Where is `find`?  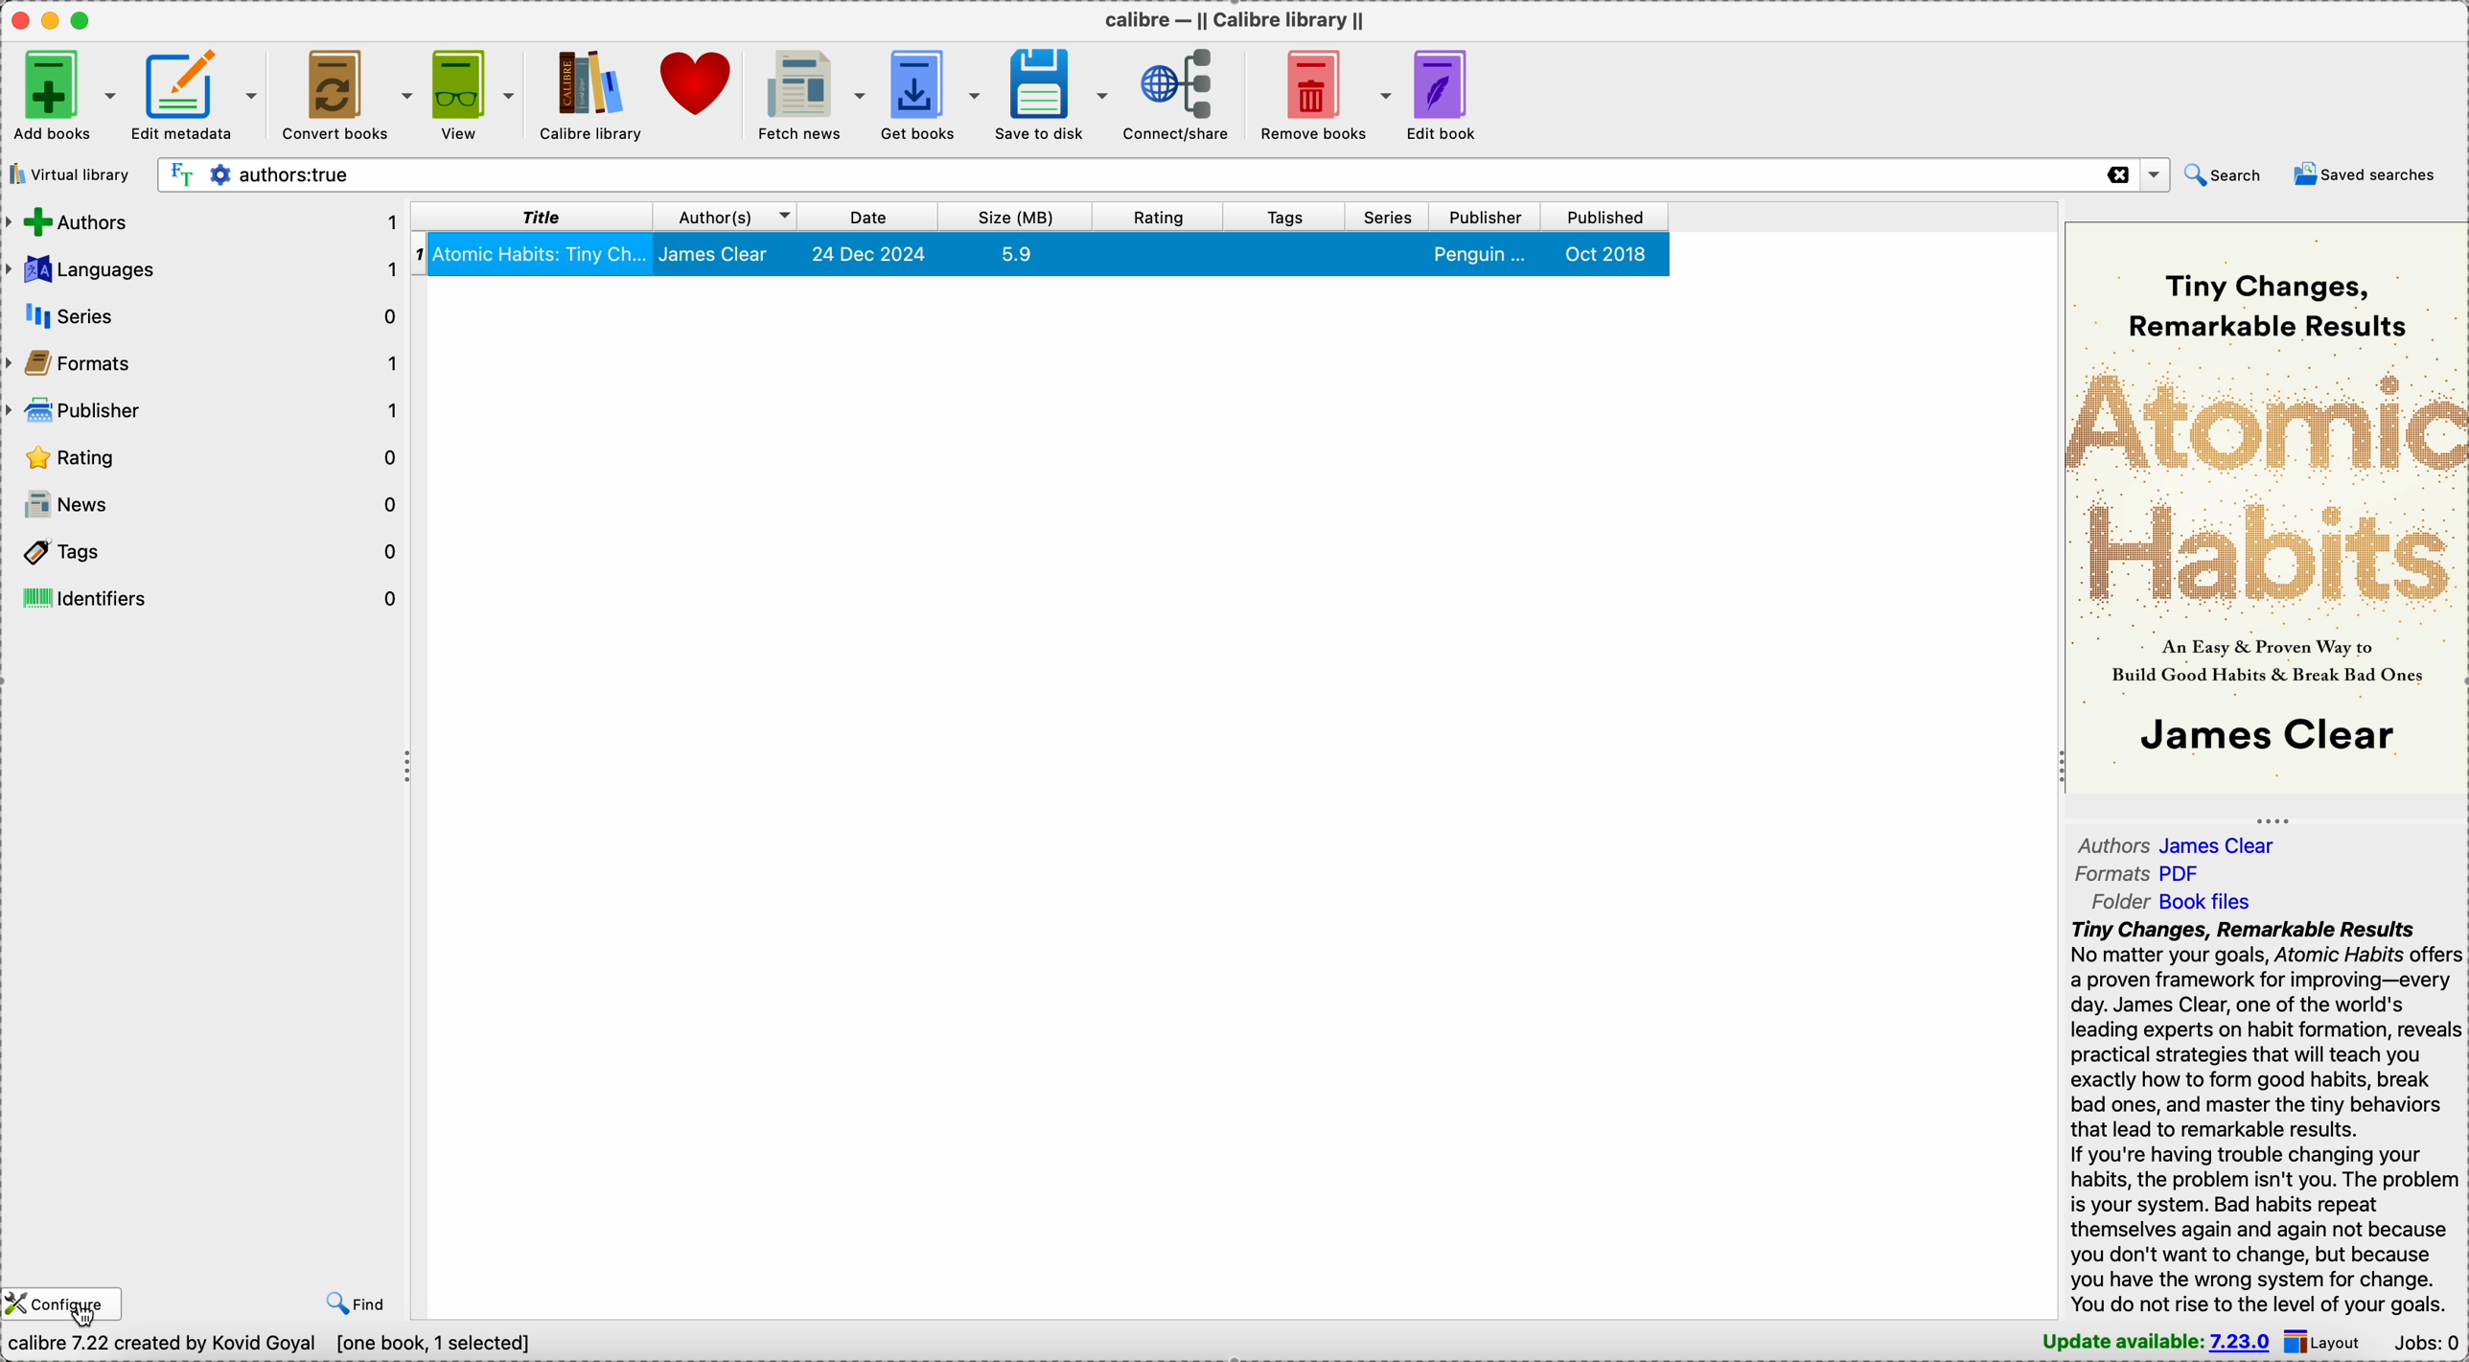 find is located at coordinates (357, 1304).